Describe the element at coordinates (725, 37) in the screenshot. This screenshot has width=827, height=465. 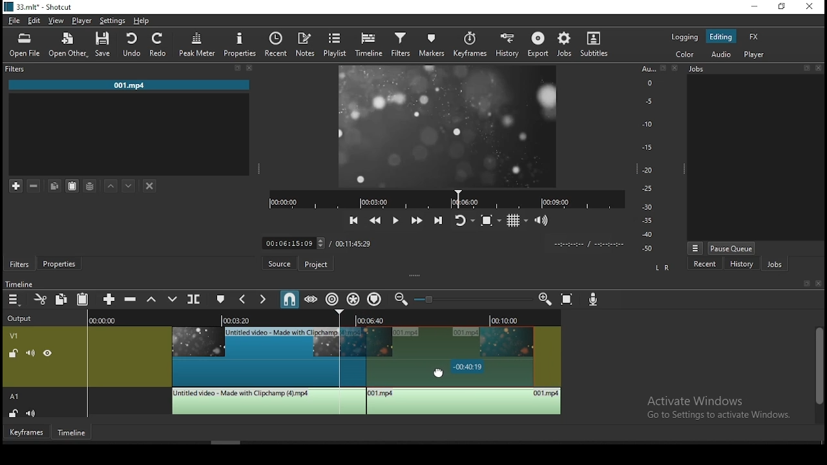
I see `editing` at that location.